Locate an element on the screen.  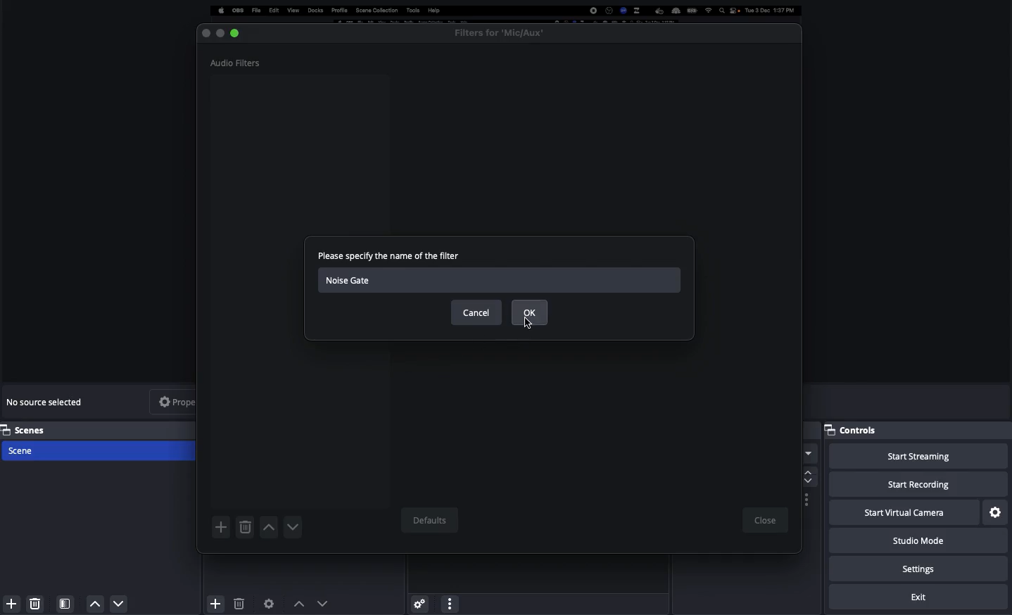
Delete is located at coordinates (239, 604).